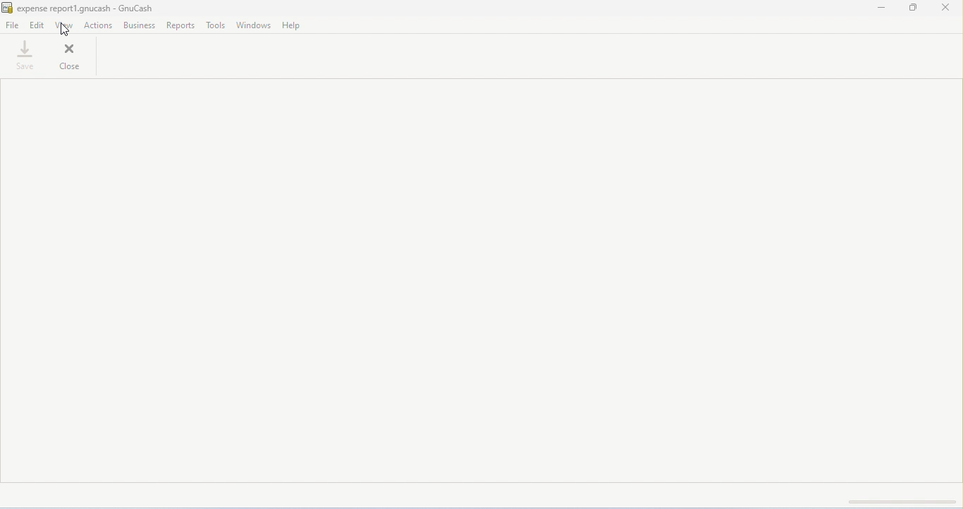  Describe the element at coordinates (64, 25) in the screenshot. I see `view` at that location.